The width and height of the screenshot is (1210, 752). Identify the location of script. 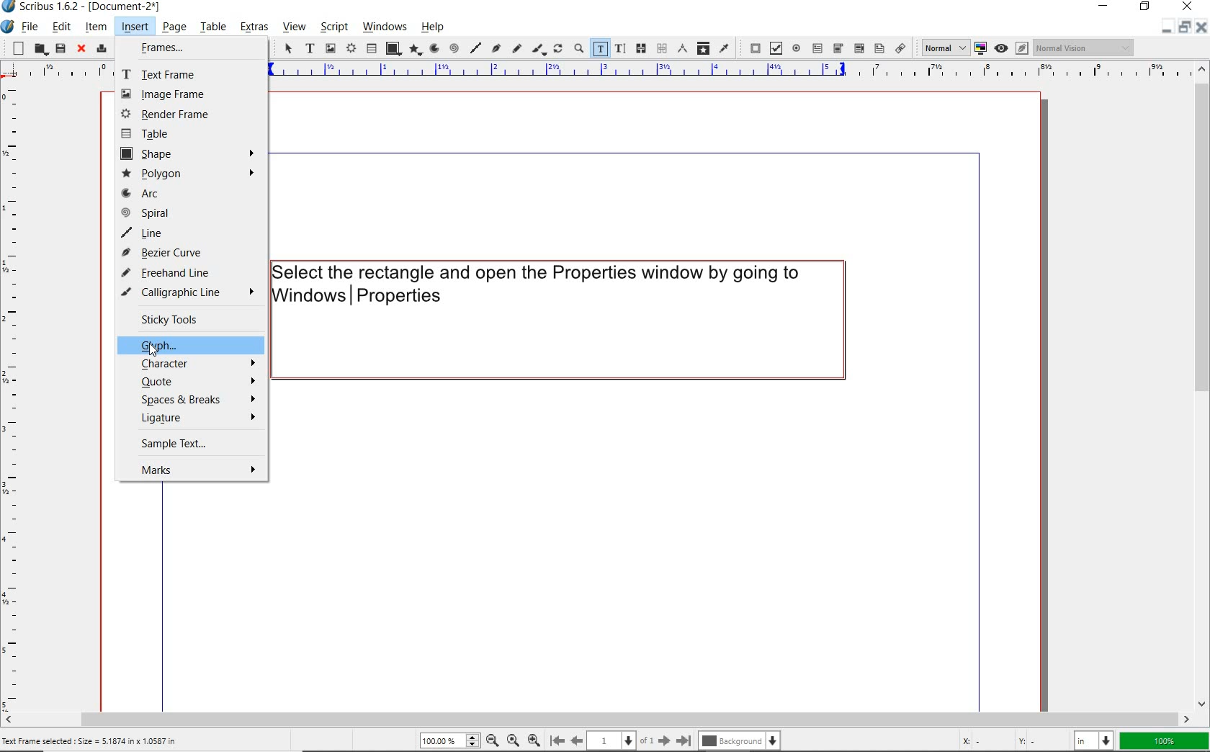
(332, 27).